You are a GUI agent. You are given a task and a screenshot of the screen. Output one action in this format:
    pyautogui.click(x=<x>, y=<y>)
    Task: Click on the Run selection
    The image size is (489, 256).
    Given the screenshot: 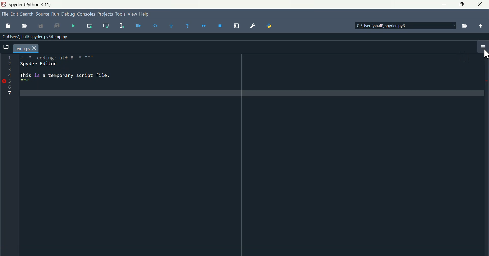 What is the action you would take?
    pyautogui.click(x=121, y=27)
    